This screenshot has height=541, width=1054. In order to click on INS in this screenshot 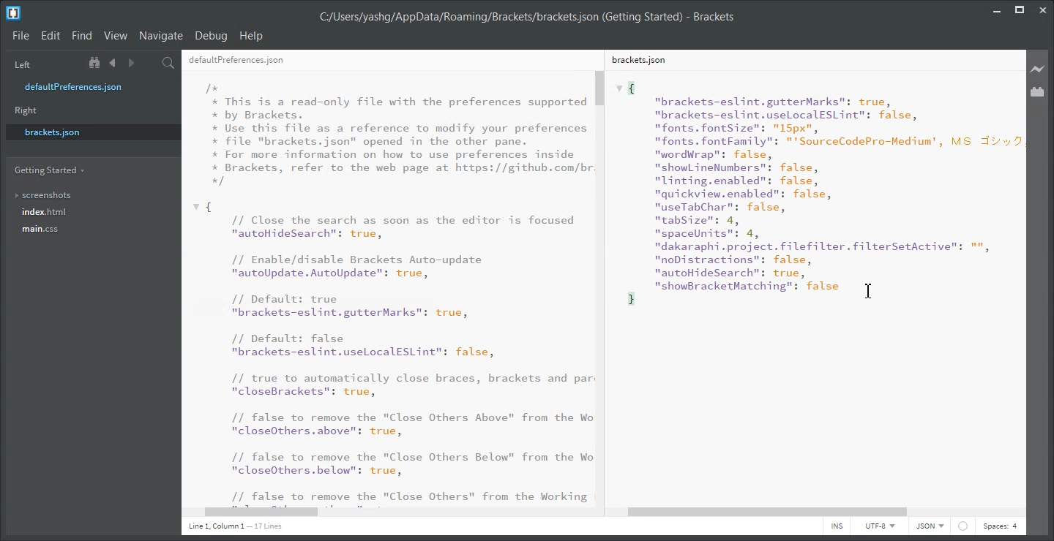, I will do `click(837, 526)`.